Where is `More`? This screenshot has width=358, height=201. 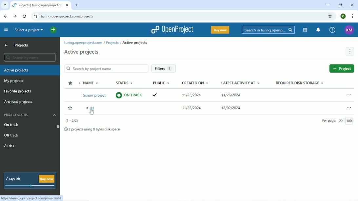 More is located at coordinates (350, 52).